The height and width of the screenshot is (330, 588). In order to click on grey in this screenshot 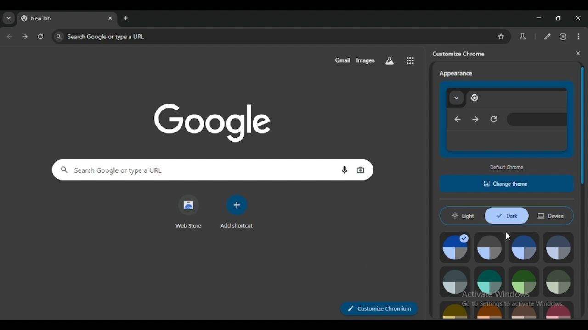, I will do `click(456, 282)`.